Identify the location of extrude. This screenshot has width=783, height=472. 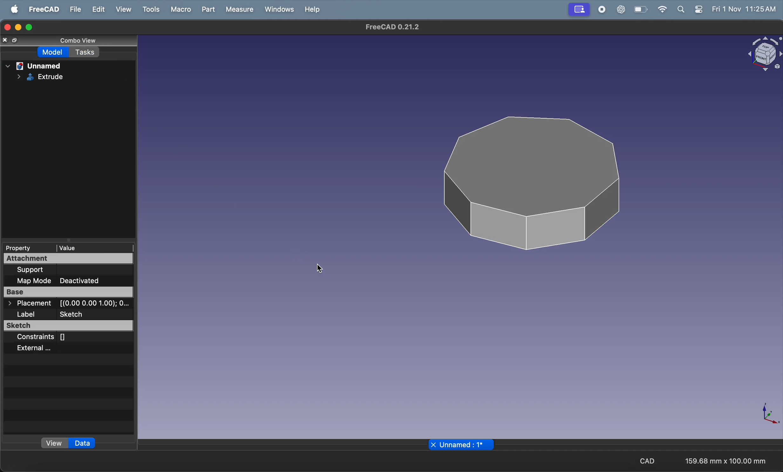
(47, 77).